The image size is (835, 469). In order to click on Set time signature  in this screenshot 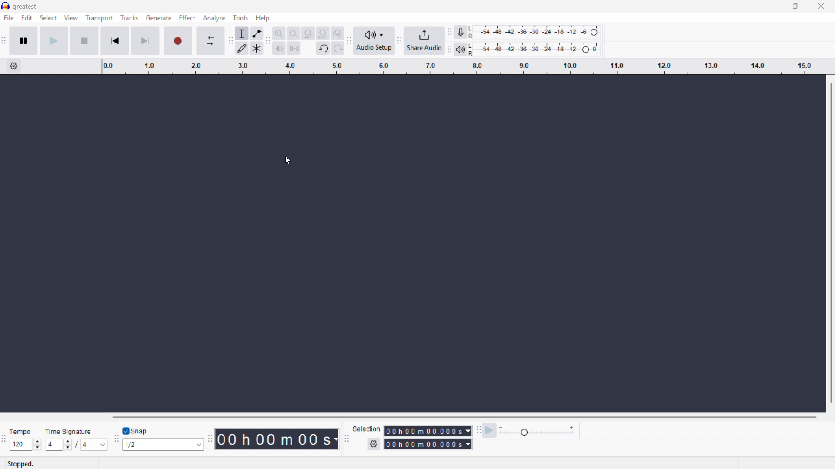, I will do `click(76, 445)`.